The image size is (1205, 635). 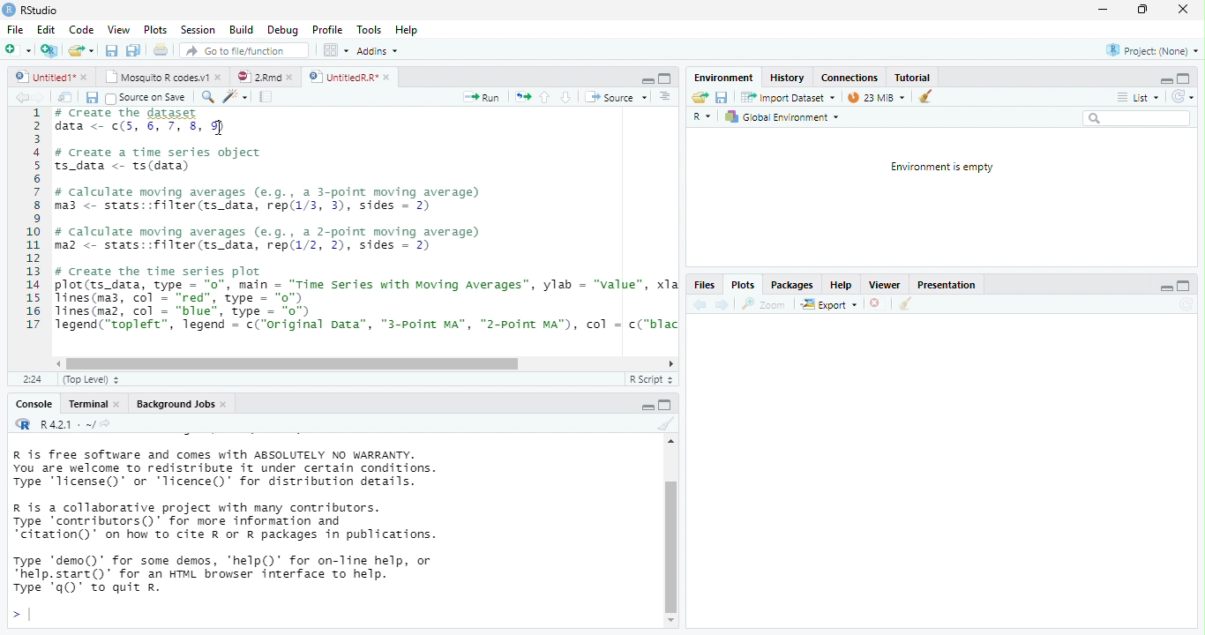 What do you see at coordinates (81, 51) in the screenshot?
I see `open an existing file` at bounding box center [81, 51].